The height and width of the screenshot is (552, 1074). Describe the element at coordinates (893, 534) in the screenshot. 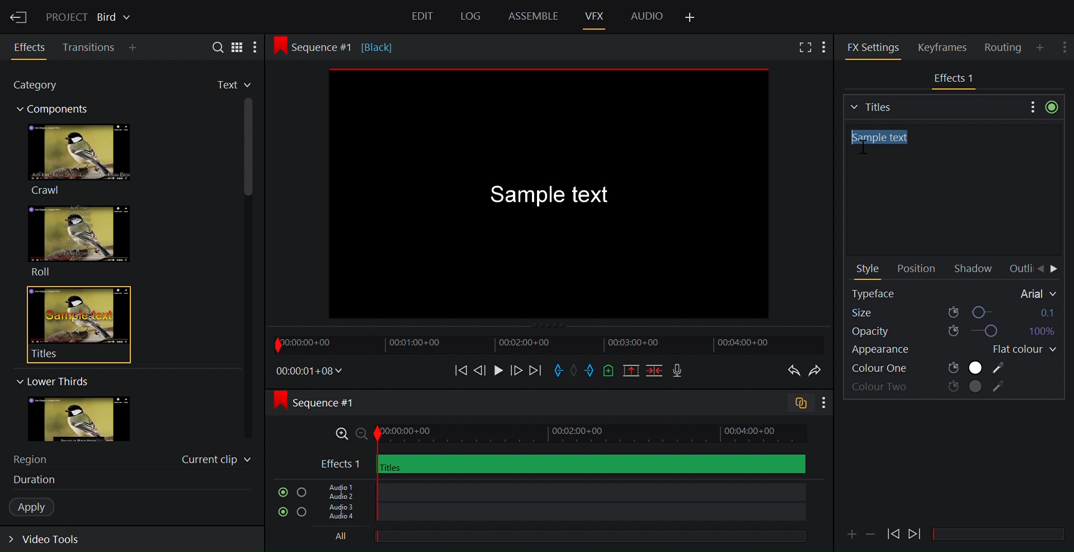

I see `Play Forward` at that location.